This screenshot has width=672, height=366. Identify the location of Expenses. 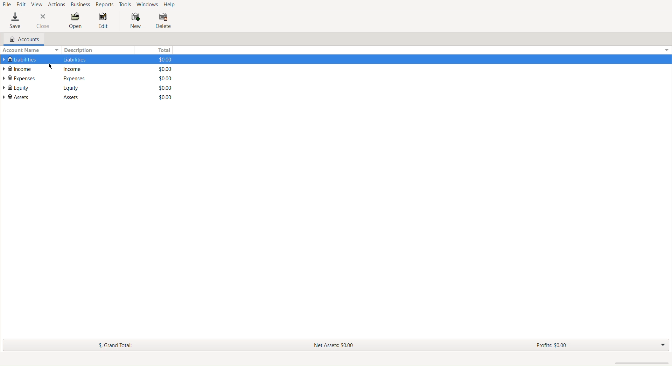
(19, 78).